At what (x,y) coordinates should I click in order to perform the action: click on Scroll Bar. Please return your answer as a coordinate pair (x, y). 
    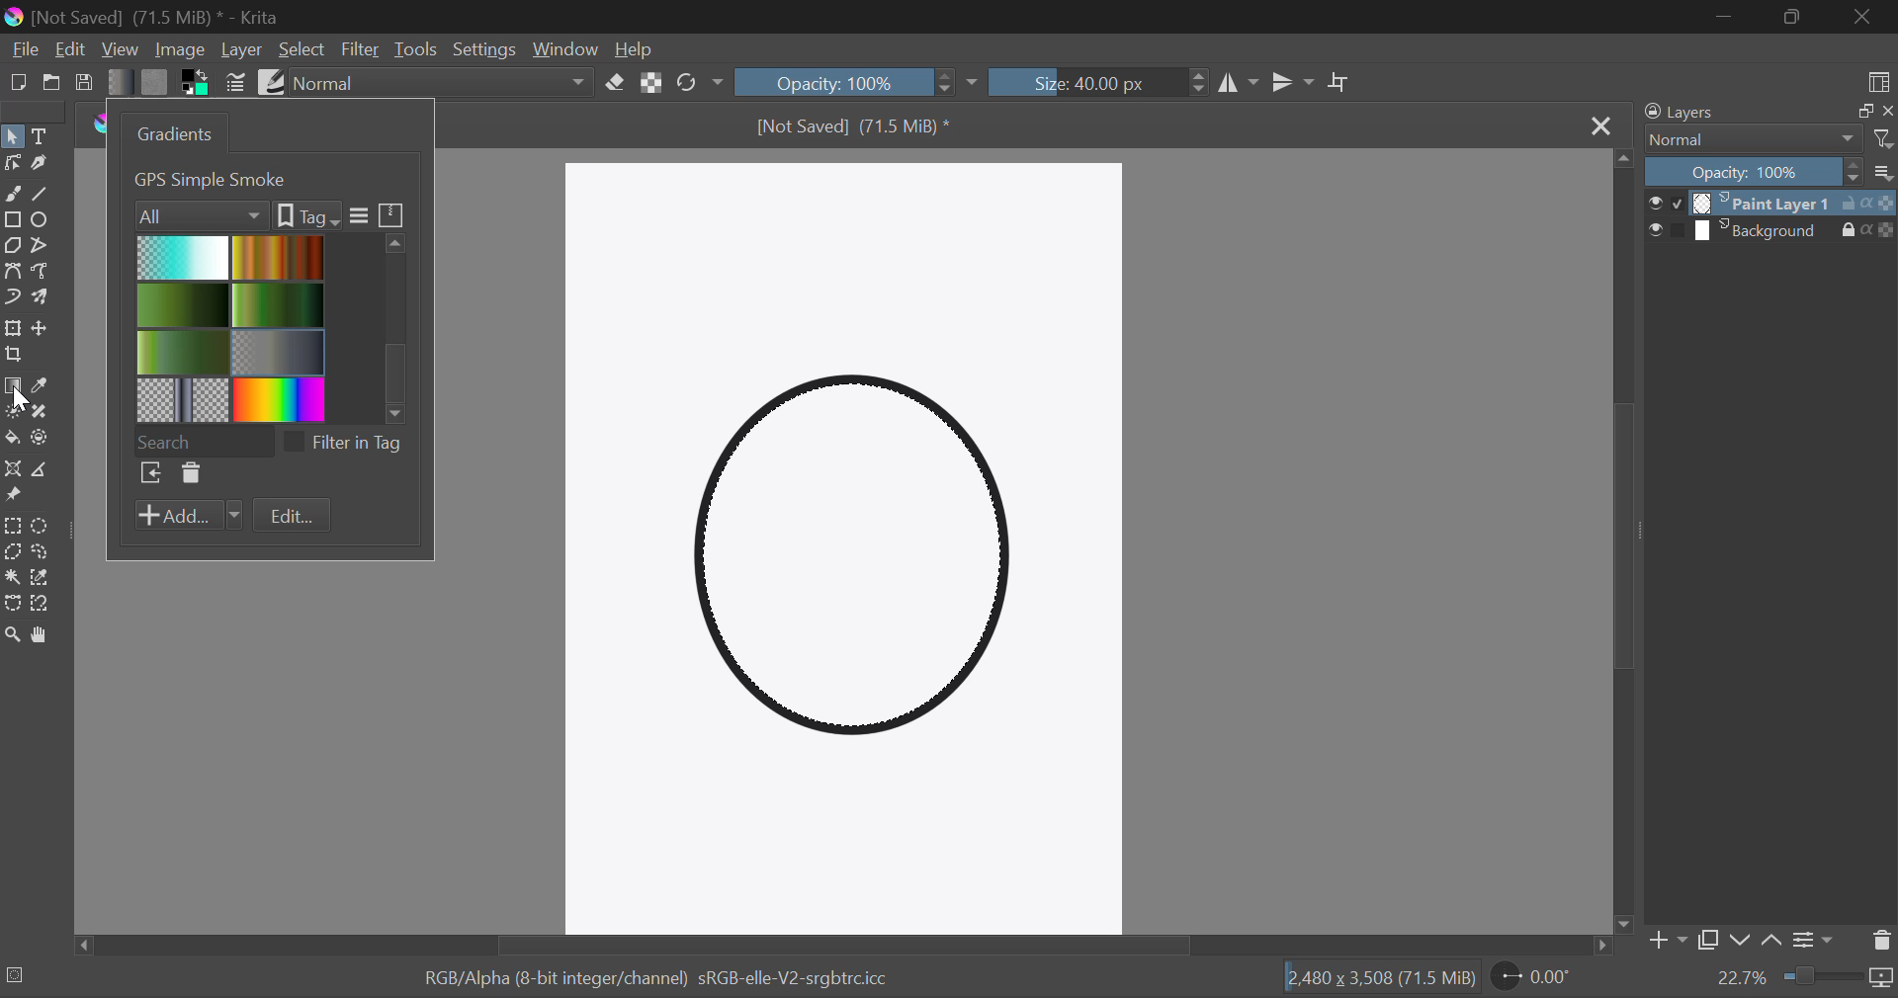
    Looking at the image, I should click on (841, 948).